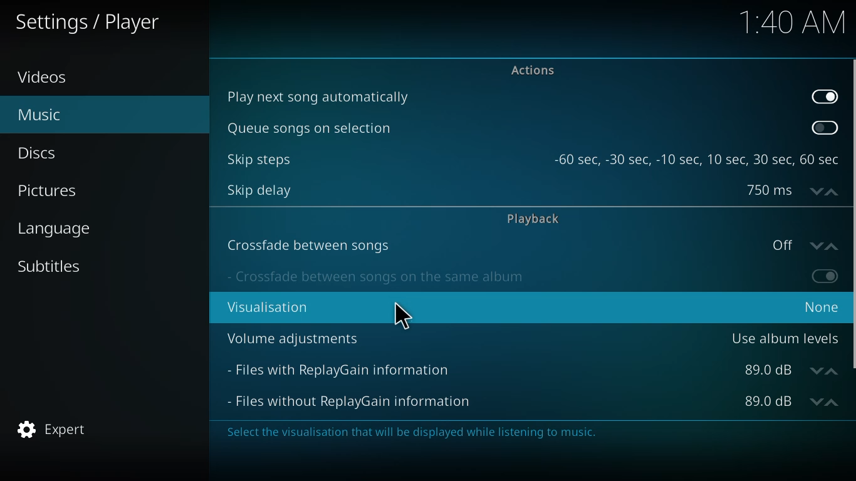 The image size is (856, 481). I want to click on db, so click(791, 401).